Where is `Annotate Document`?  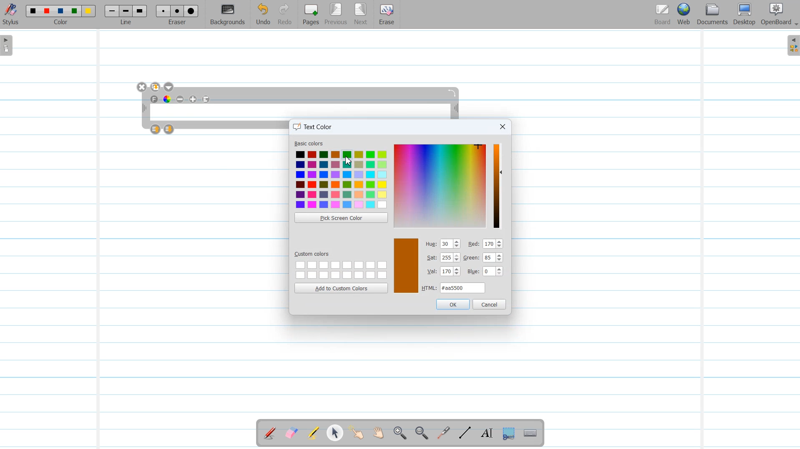
Annotate Document is located at coordinates (270, 433).